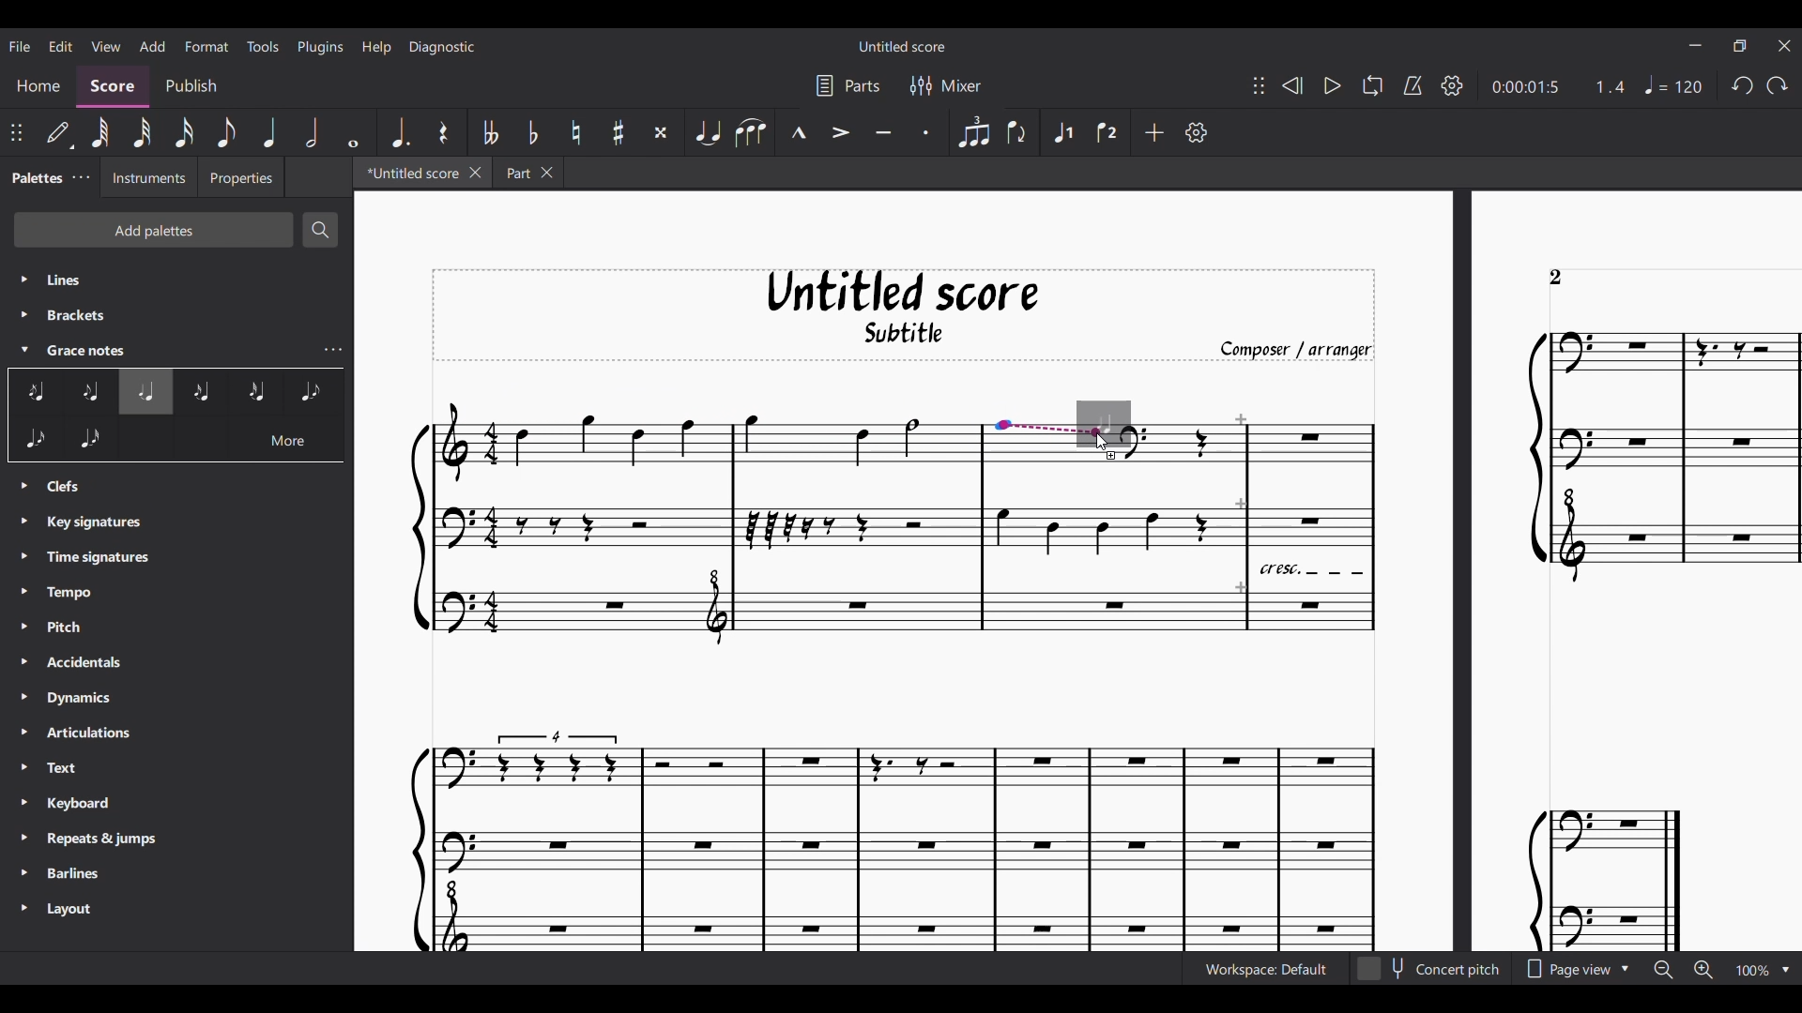 This screenshot has height=1013, width=1802. What do you see at coordinates (1290, 84) in the screenshot?
I see `Rewind` at bounding box center [1290, 84].